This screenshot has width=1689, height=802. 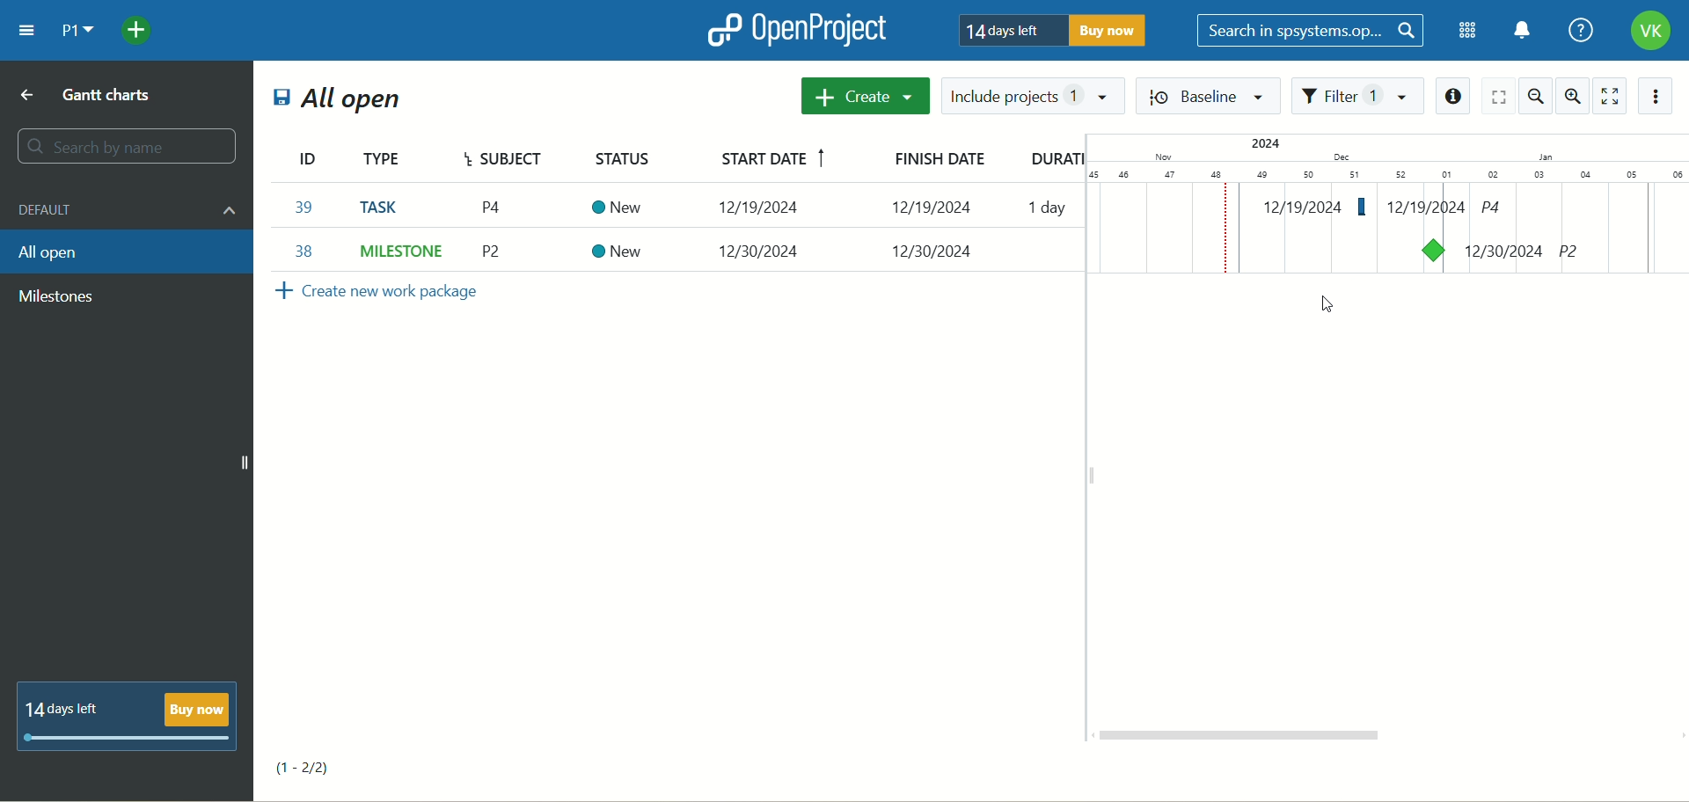 I want to click on default, so click(x=129, y=209).